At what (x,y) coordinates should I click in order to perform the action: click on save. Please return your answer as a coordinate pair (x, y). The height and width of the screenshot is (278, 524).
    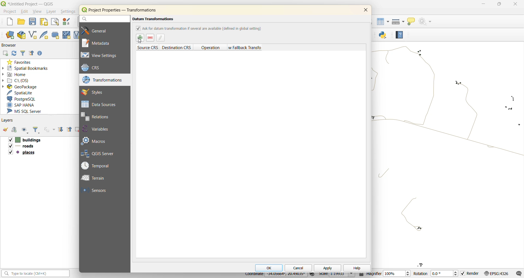
    Looking at the image, I should click on (33, 22).